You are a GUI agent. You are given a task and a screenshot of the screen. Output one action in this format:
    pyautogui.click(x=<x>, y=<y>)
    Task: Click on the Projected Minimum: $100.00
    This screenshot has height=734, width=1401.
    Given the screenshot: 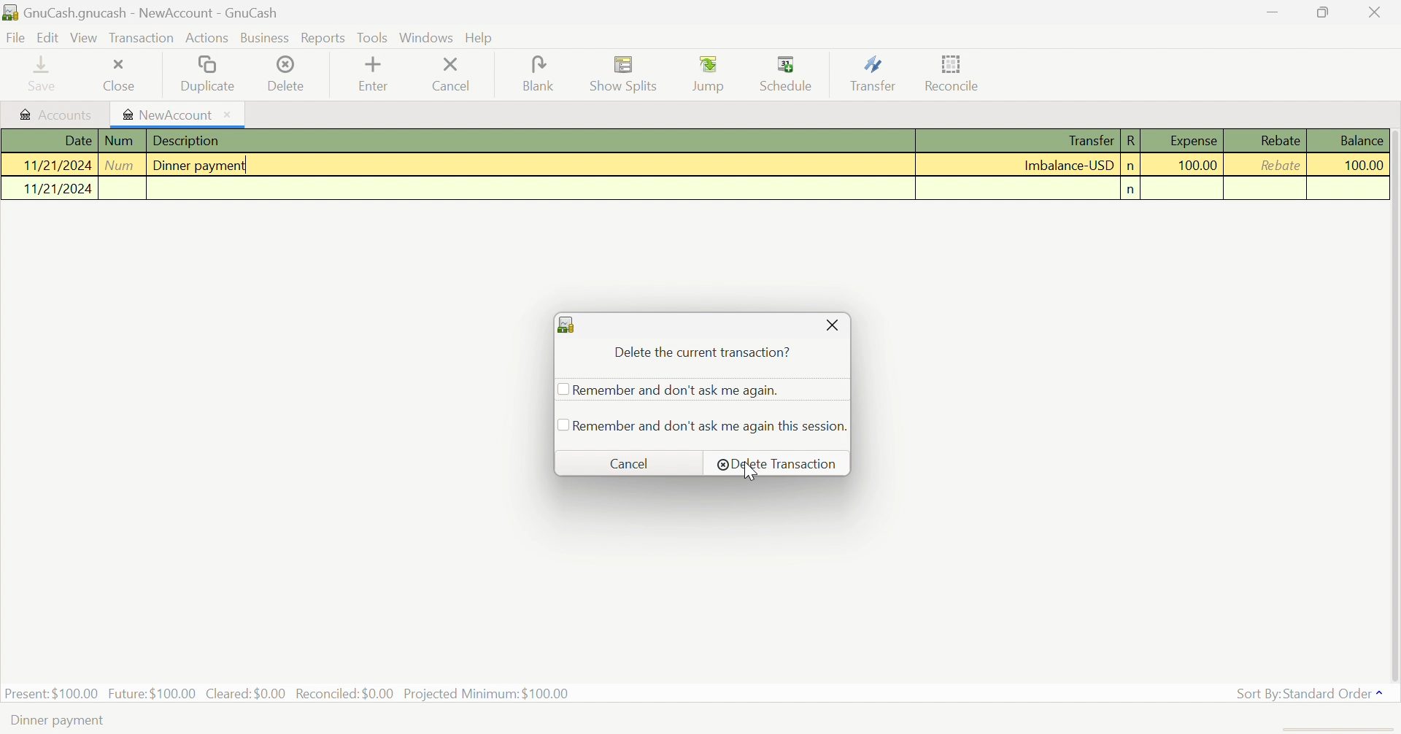 What is the action you would take?
    pyautogui.click(x=492, y=694)
    